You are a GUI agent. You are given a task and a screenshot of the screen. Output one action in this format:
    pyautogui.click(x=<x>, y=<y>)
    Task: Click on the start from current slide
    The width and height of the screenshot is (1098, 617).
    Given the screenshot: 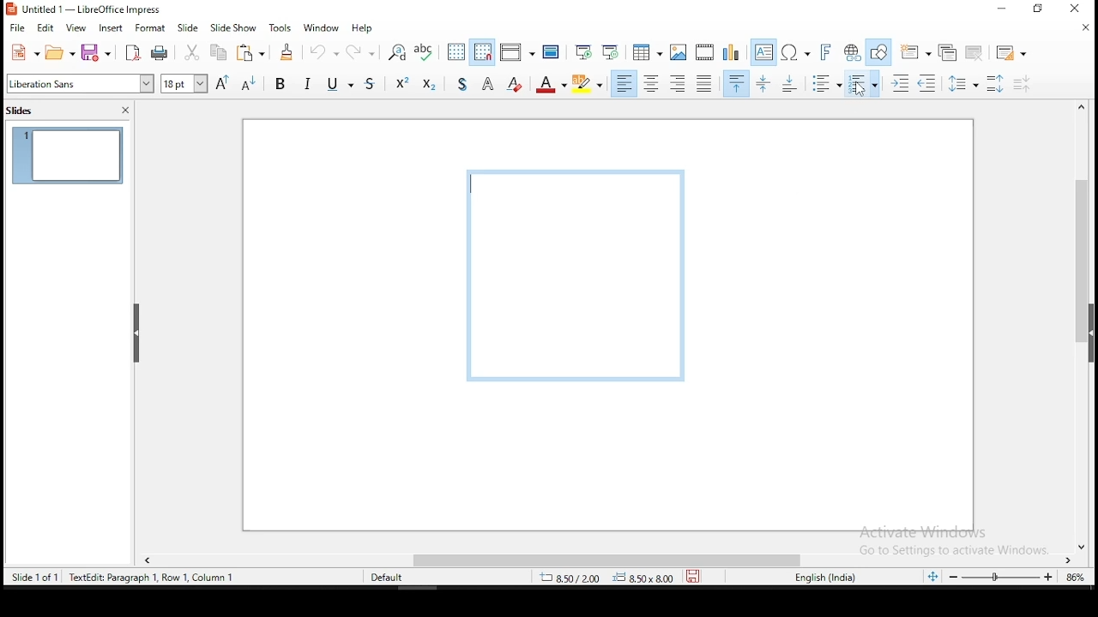 What is the action you would take?
    pyautogui.click(x=609, y=53)
    